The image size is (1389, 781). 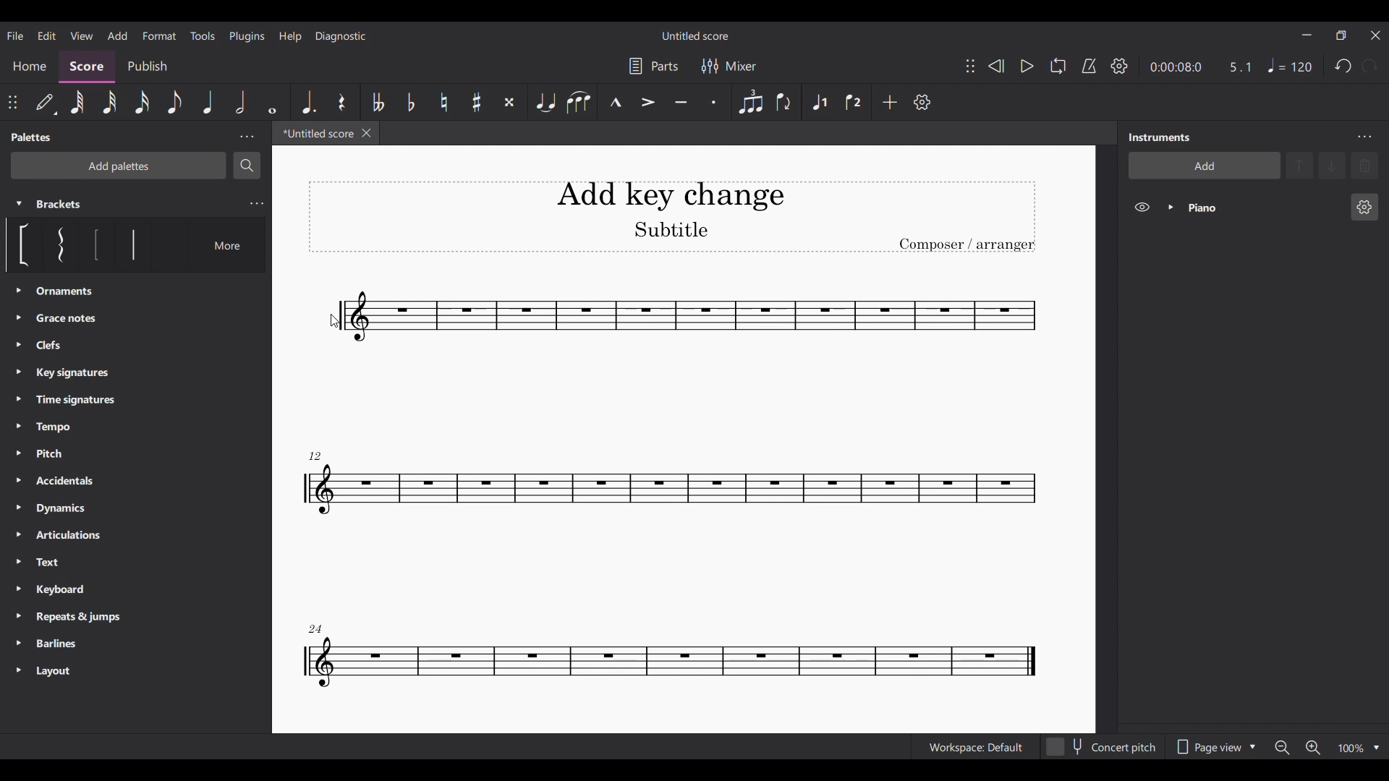 I want to click on Tools menu, so click(x=202, y=36).